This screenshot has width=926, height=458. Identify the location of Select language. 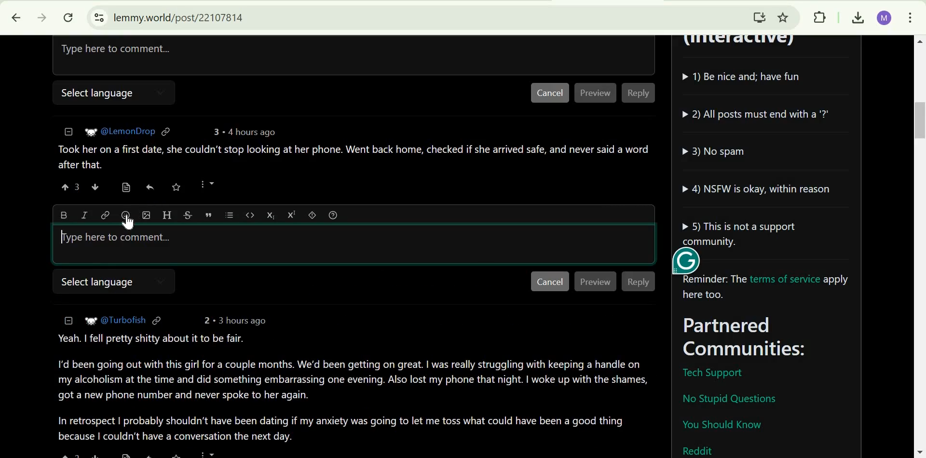
(96, 282).